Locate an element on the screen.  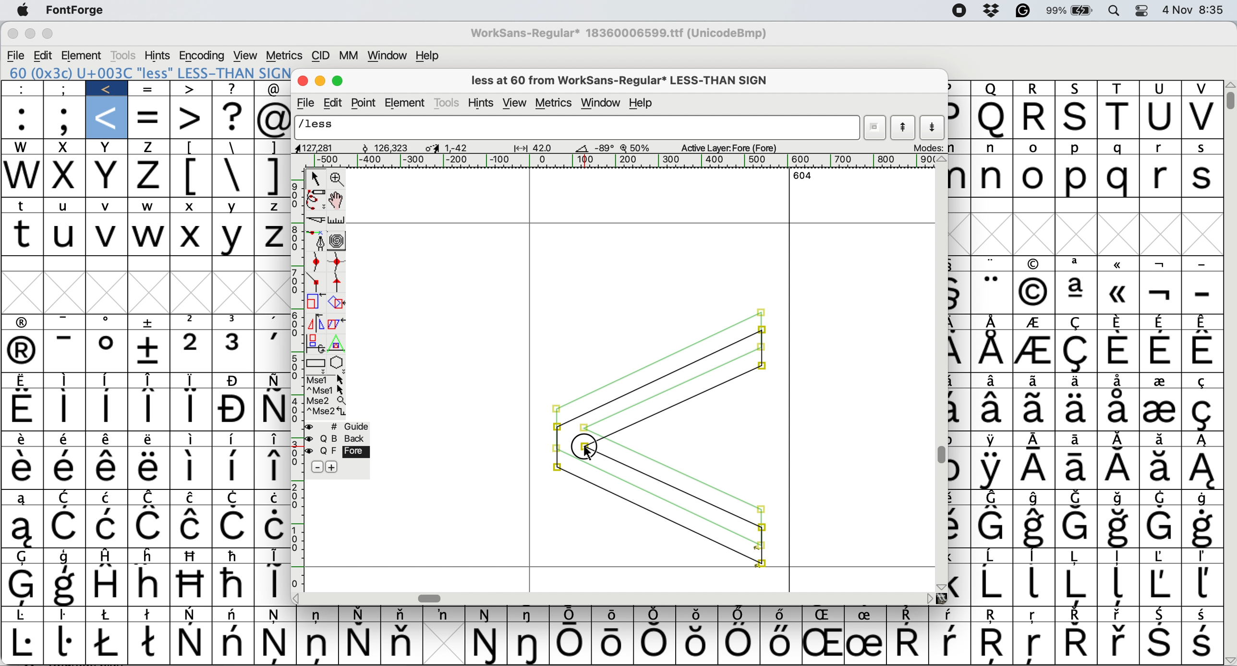
Symbol is located at coordinates (993, 440).